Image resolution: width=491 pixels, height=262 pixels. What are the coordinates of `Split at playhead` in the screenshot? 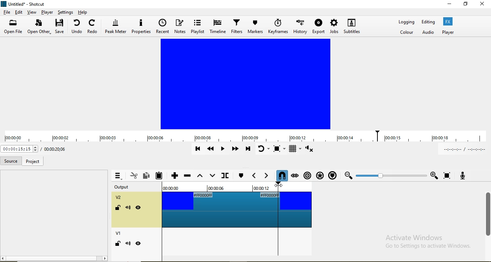 It's located at (224, 177).